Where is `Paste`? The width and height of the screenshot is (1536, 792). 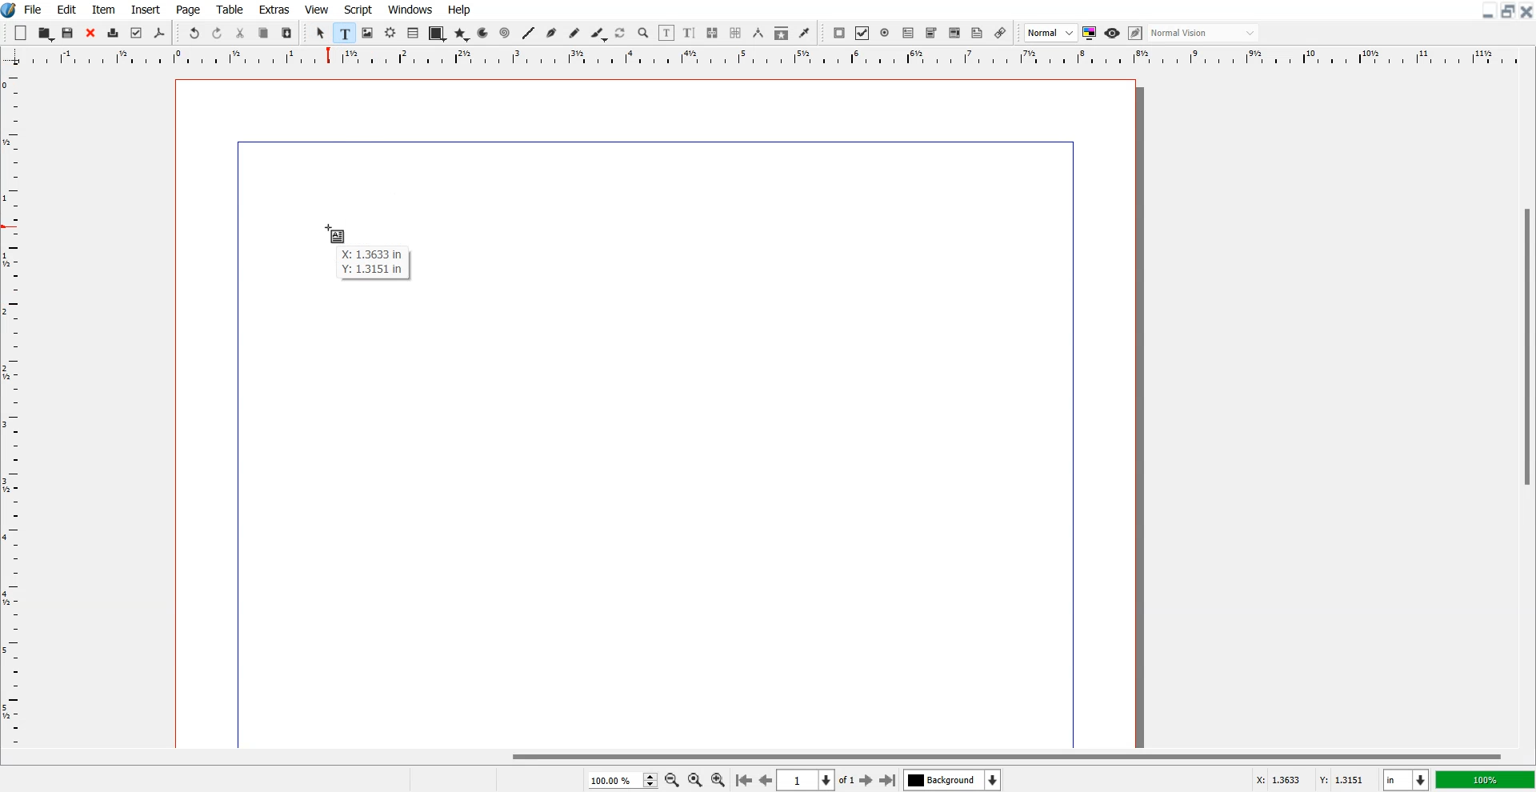
Paste is located at coordinates (286, 33).